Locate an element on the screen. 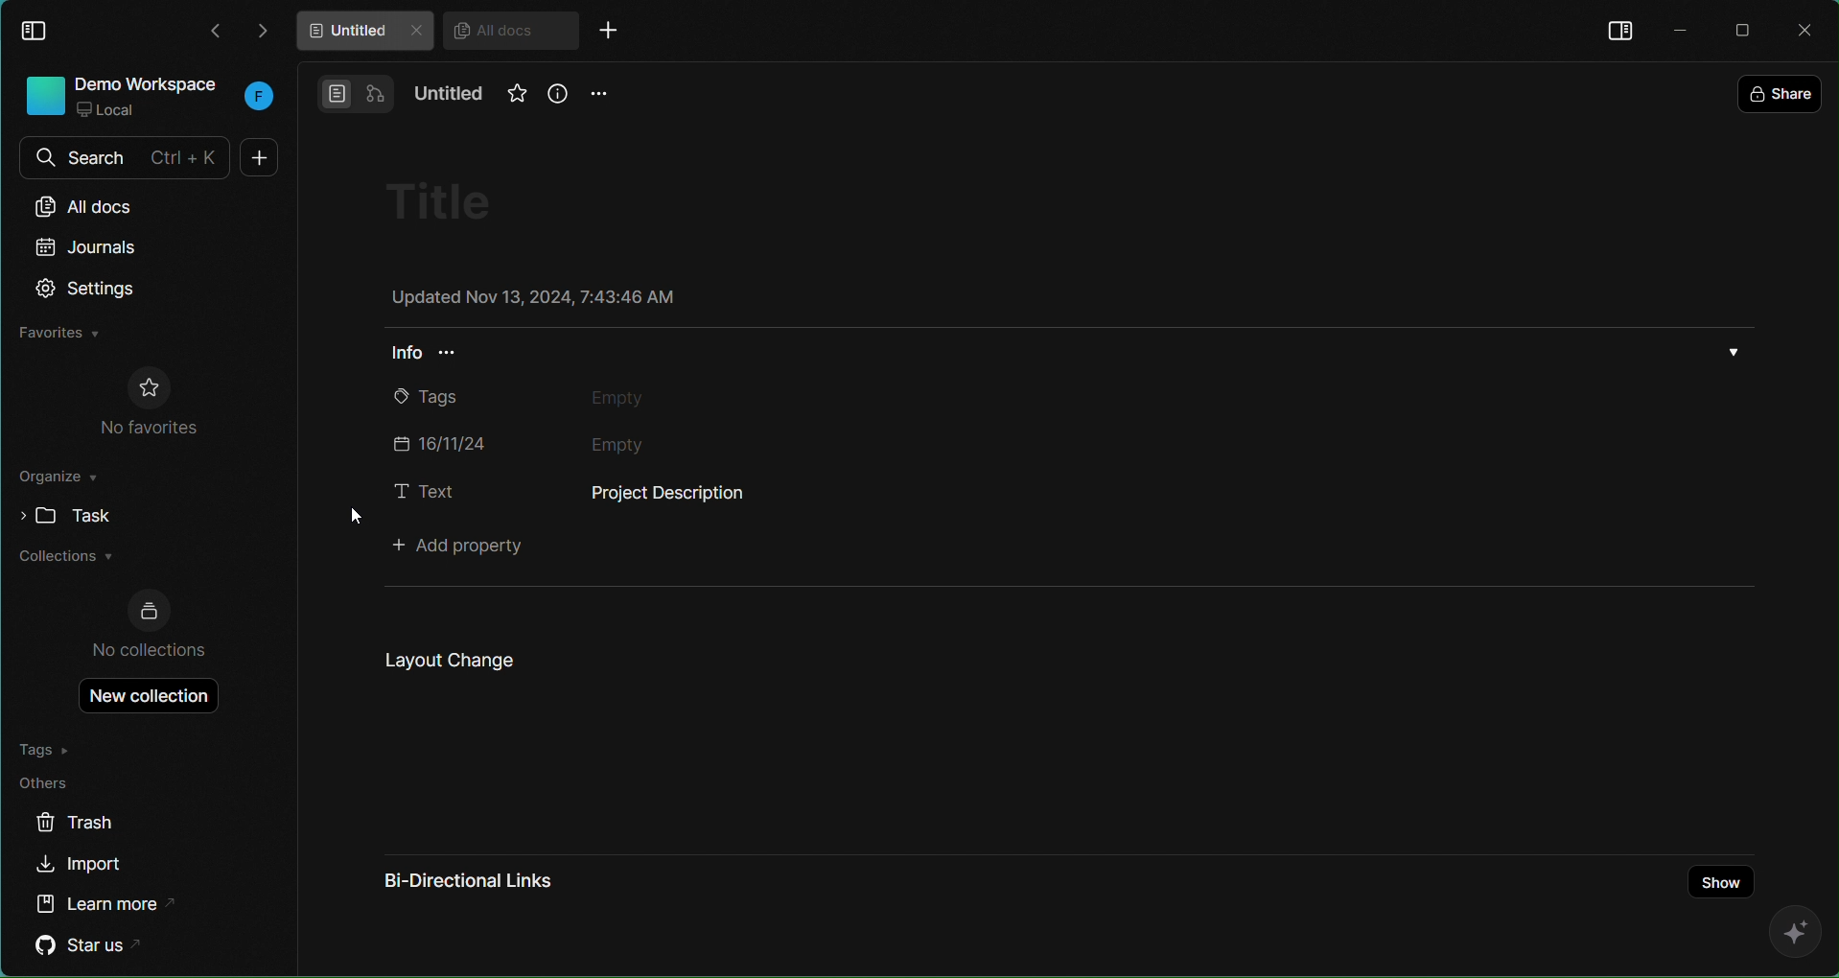 The width and height of the screenshot is (1839, 978). ) starus is located at coordinates (93, 945).